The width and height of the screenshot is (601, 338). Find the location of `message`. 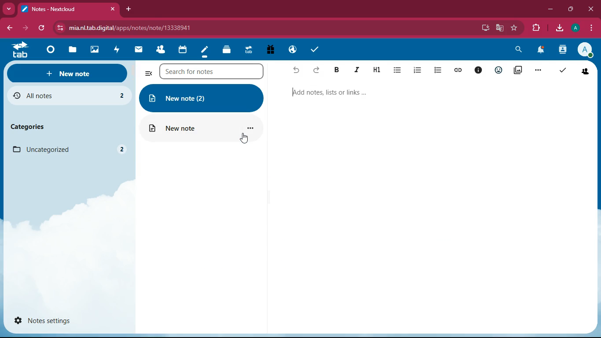

message is located at coordinates (140, 49).